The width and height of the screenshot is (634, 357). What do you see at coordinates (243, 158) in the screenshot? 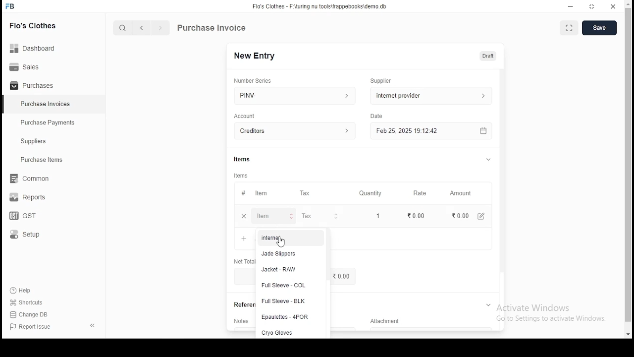
I see `Items` at bounding box center [243, 158].